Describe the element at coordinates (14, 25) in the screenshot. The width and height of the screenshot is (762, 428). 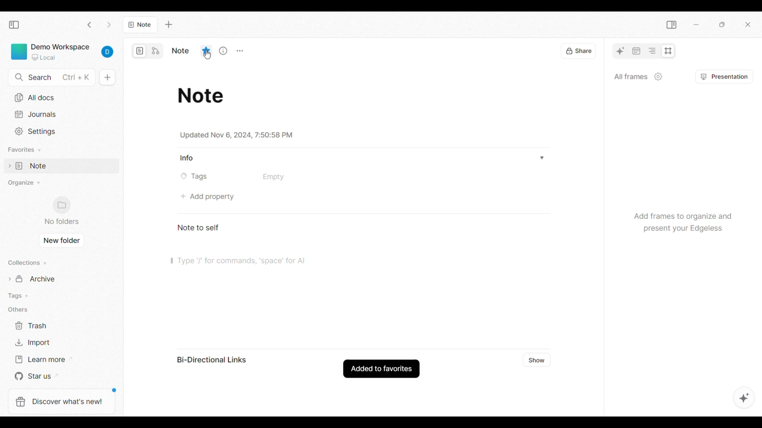
I see `Collapse left sidebar` at that location.